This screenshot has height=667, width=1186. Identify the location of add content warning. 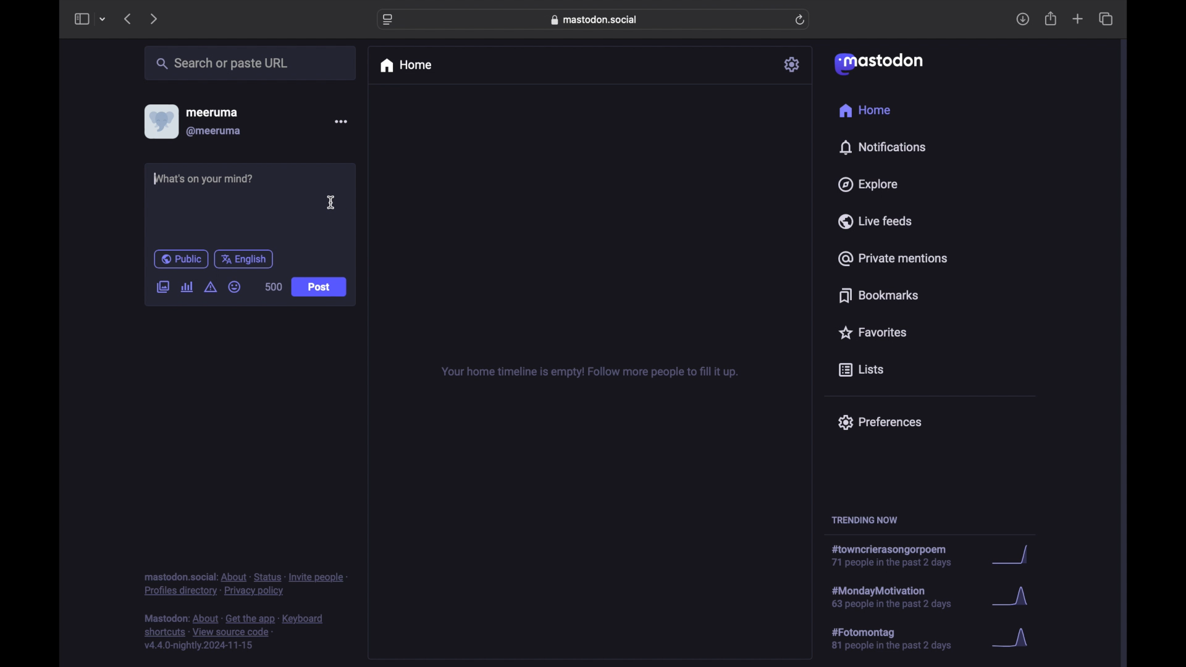
(212, 287).